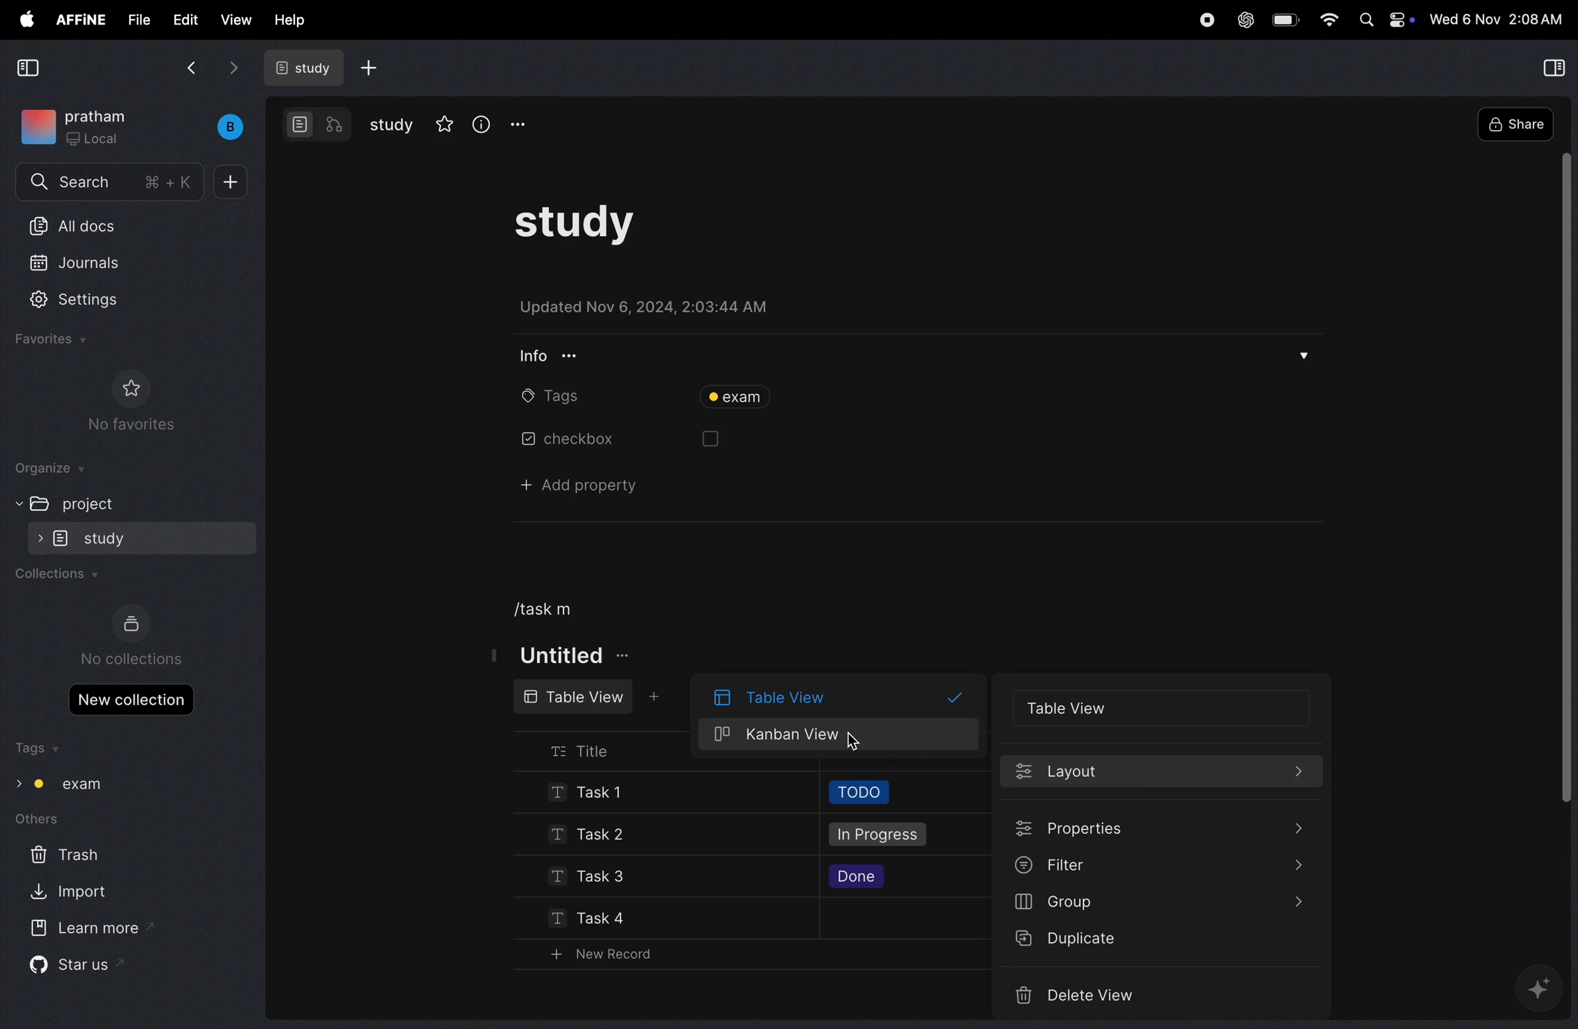 The width and height of the screenshot is (1578, 1029). Describe the element at coordinates (598, 794) in the screenshot. I see `Task !` at that location.